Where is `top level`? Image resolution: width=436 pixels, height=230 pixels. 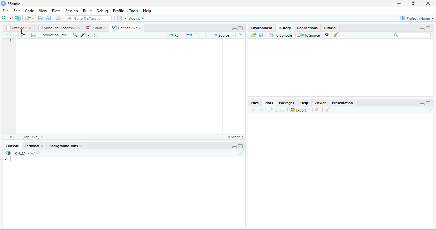
top level is located at coordinates (38, 138).